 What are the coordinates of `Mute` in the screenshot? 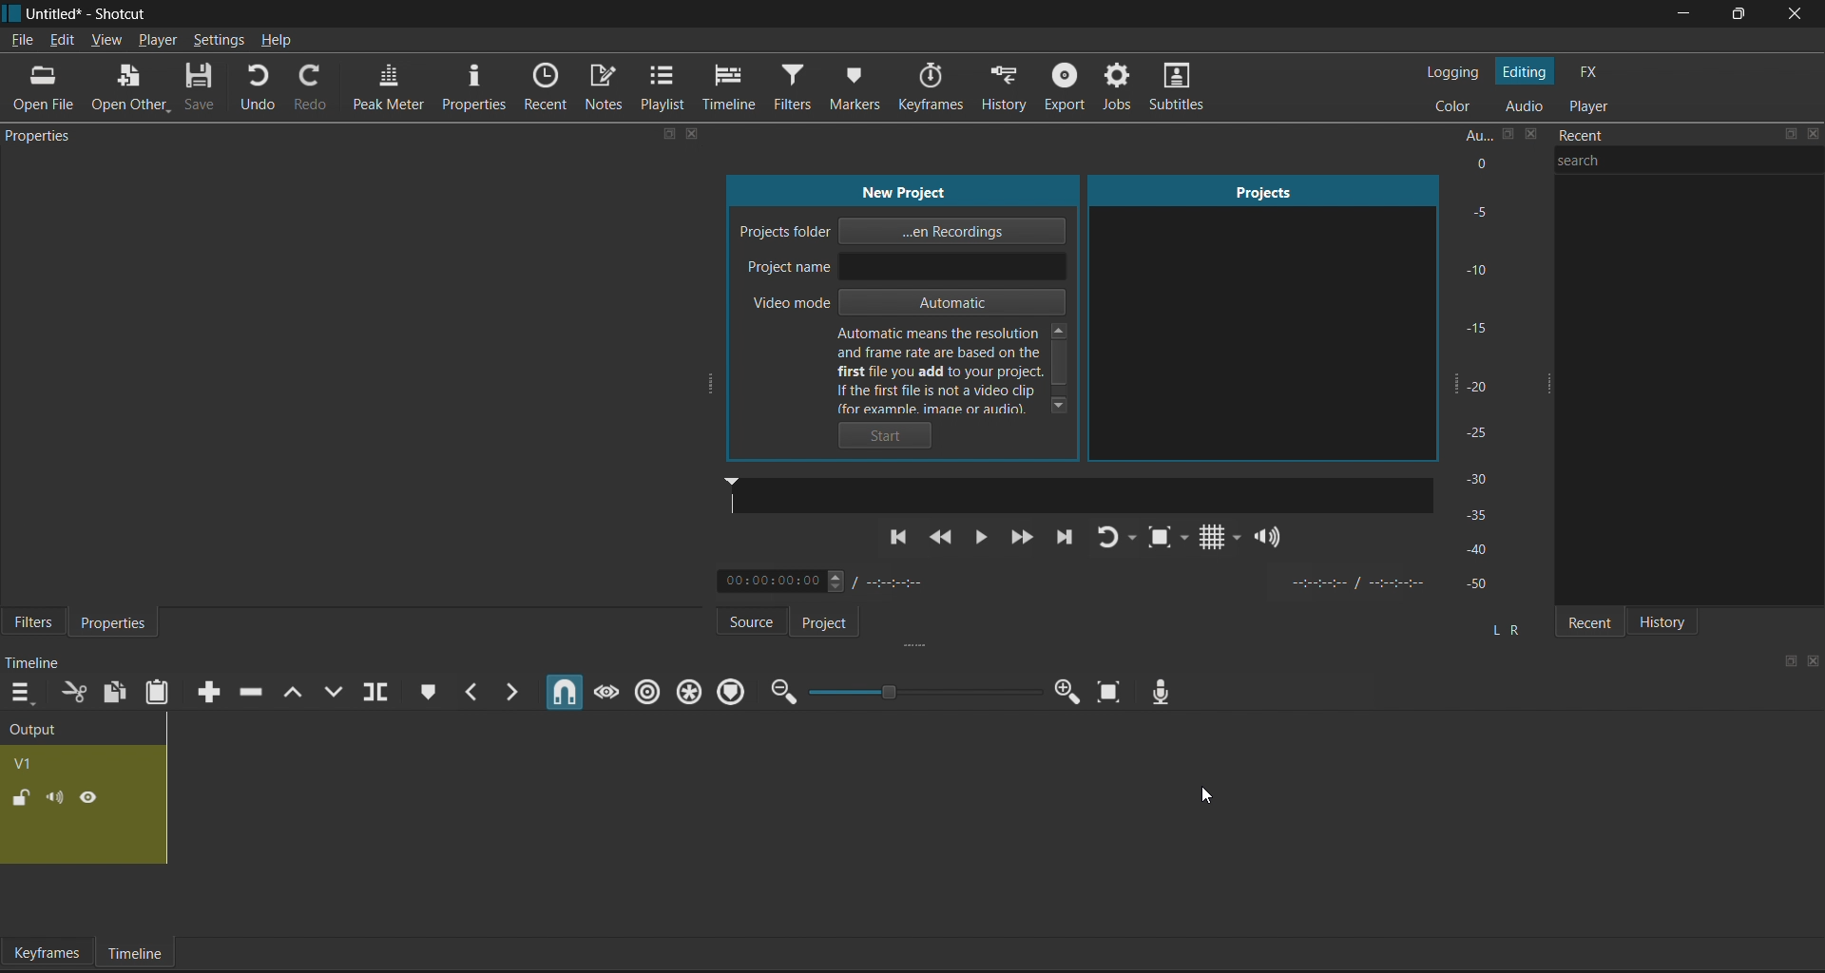 It's located at (59, 798).